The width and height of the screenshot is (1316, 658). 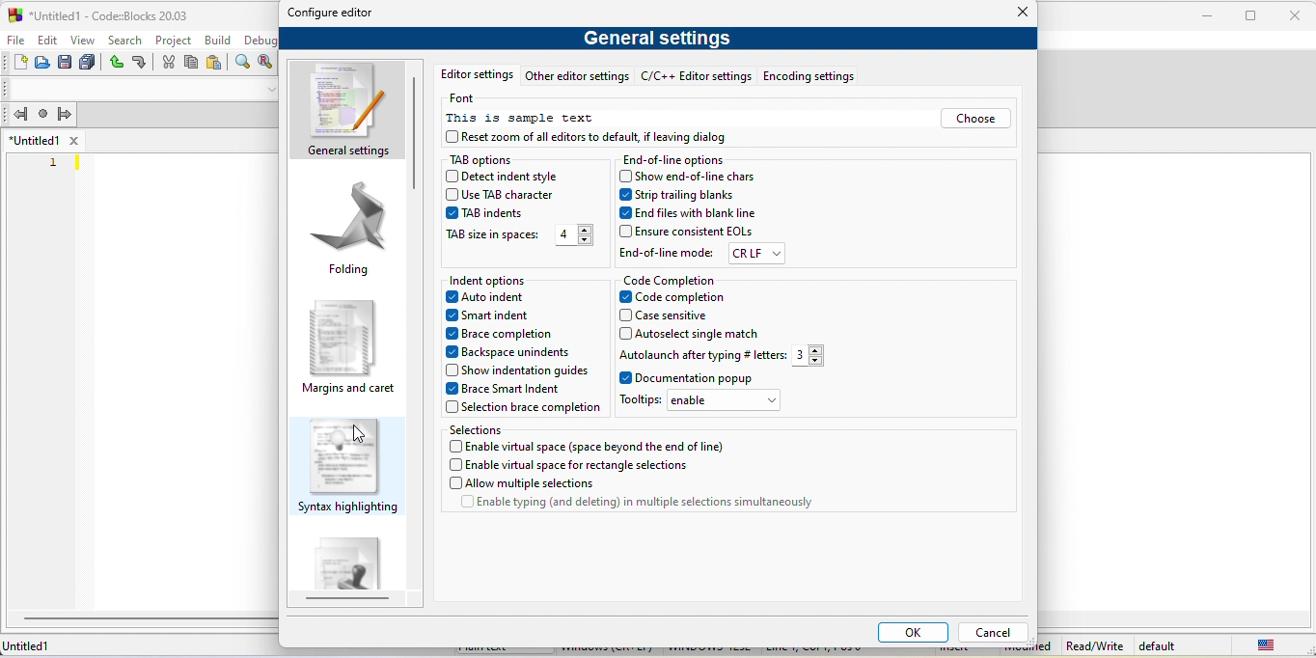 I want to click on redo, so click(x=140, y=62).